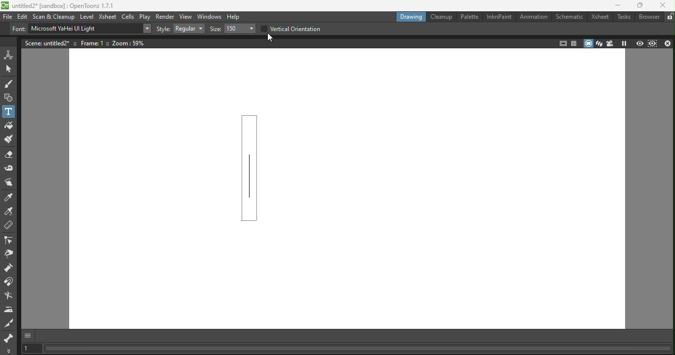  I want to click on Paint brush tool, so click(10, 140).